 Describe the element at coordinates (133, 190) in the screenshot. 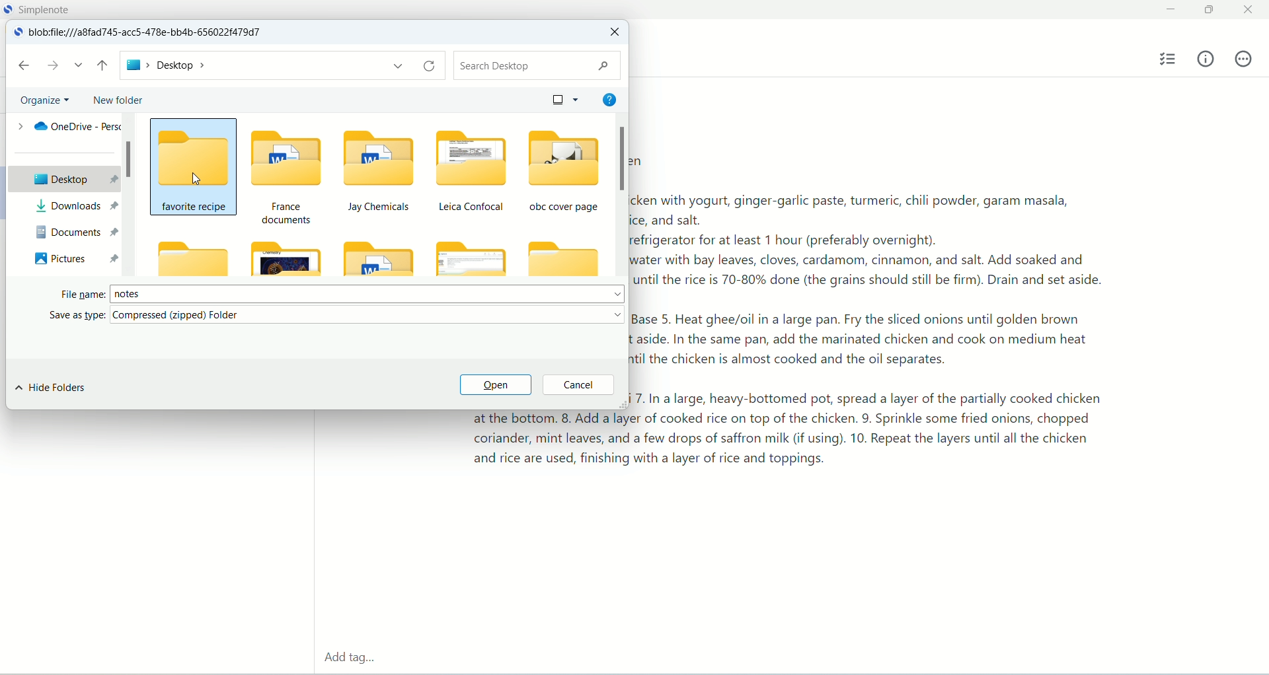

I see `vertical scroll bar` at that location.